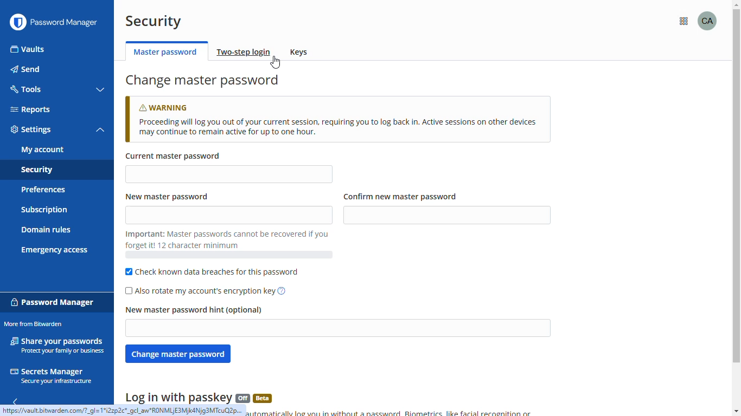 The width and height of the screenshot is (741, 416). Describe the element at coordinates (242, 398) in the screenshot. I see `off` at that location.